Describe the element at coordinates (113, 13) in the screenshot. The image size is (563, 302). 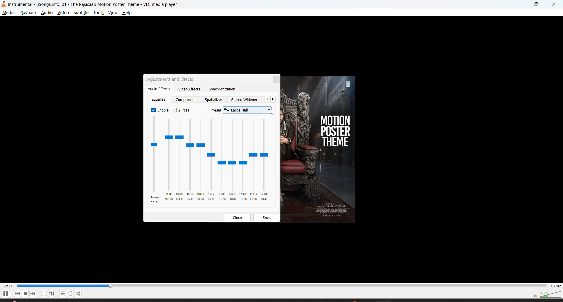
I see `view` at that location.